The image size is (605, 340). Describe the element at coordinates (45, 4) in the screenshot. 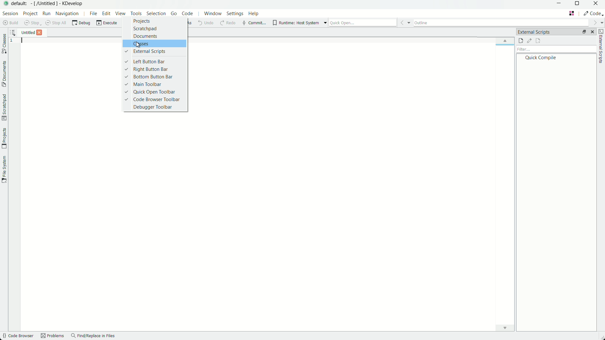

I see `[/untitled]` at that location.